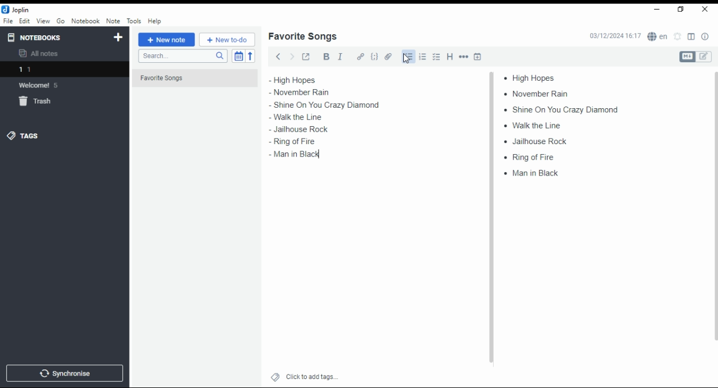 The height and width of the screenshot is (388, 718). I want to click on code, so click(374, 57).